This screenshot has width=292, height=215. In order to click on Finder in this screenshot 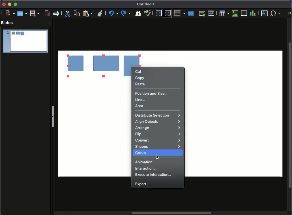, I will do `click(138, 13)`.